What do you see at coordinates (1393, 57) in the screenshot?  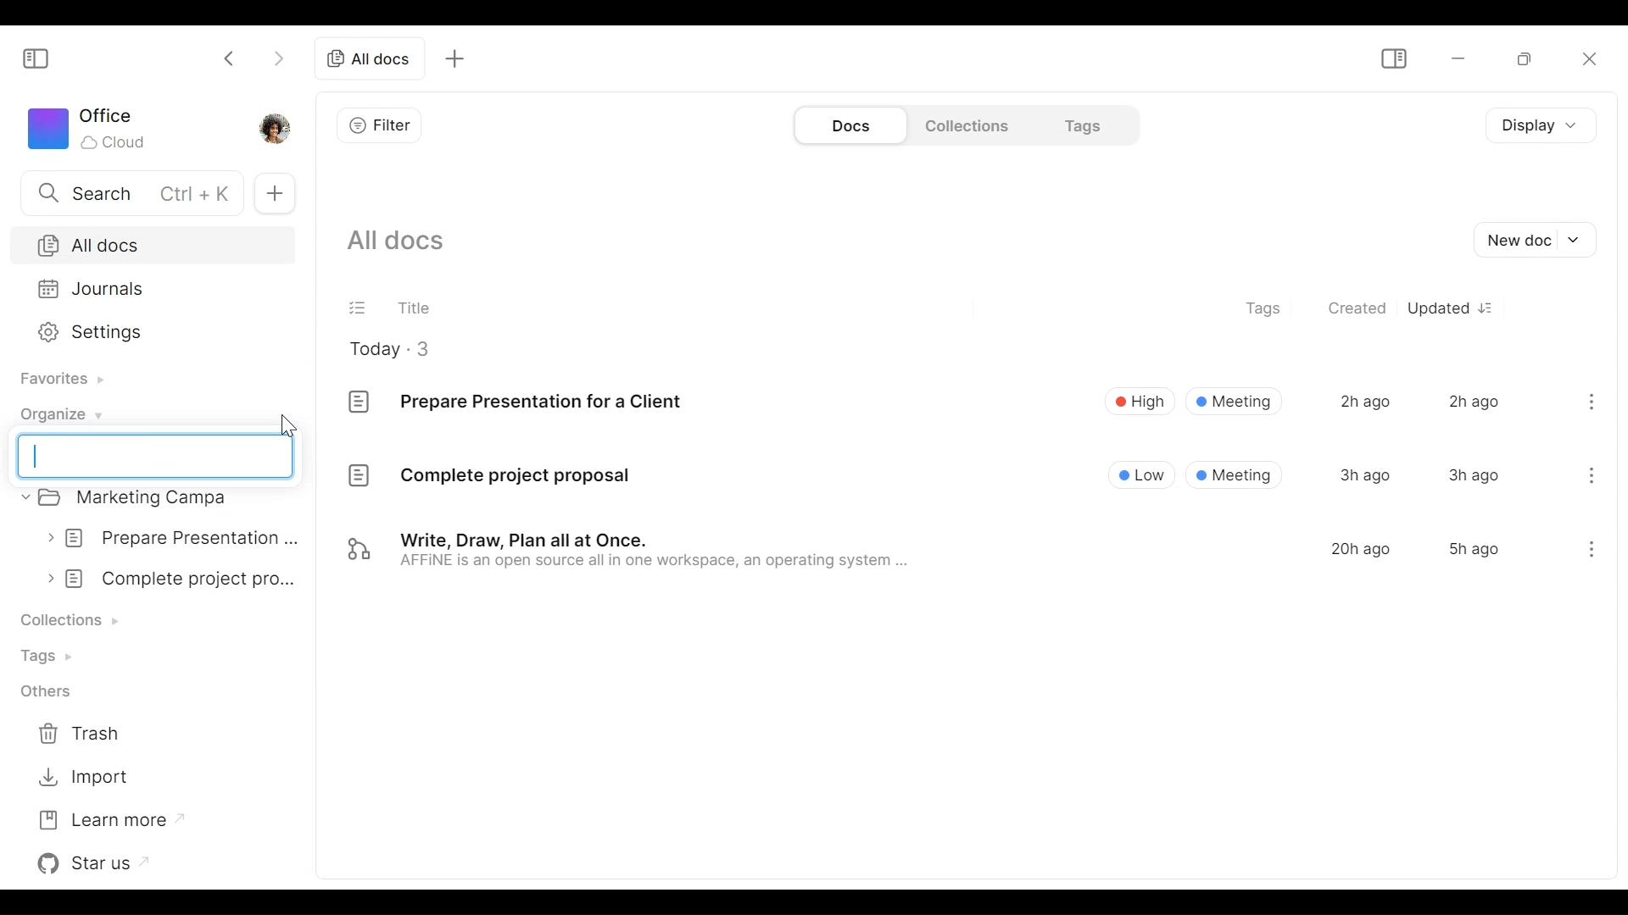 I see `Show/Hide` at bounding box center [1393, 57].